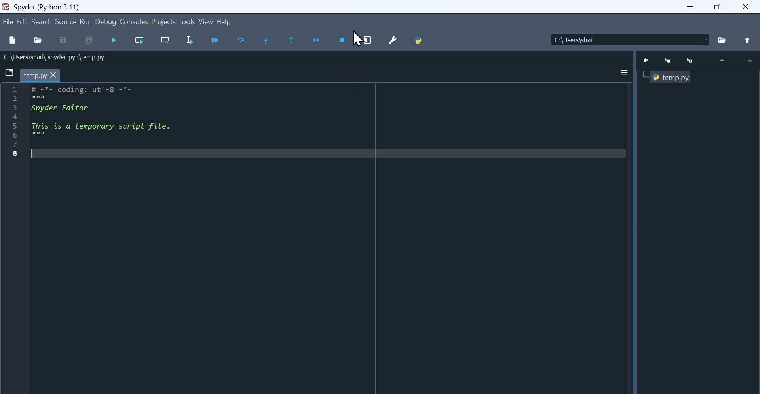 Image resolution: width=760 pixels, height=394 pixels. I want to click on browse tabs, so click(9, 72).